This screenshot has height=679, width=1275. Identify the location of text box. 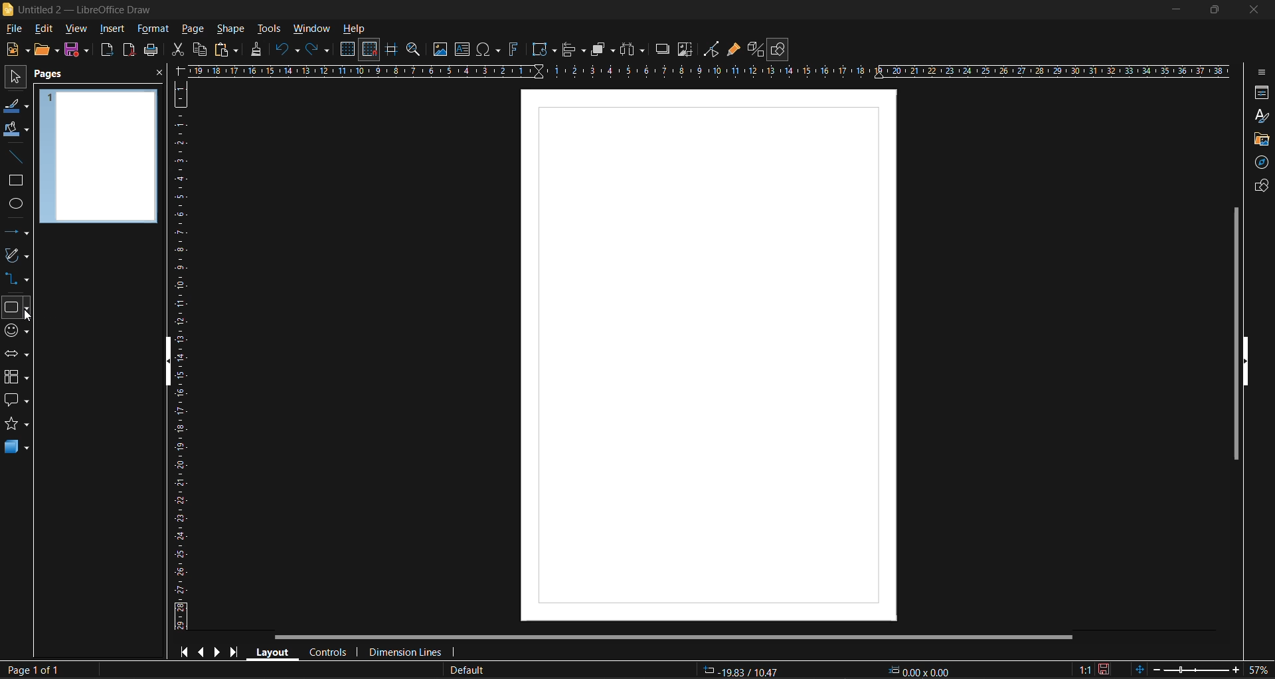
(465, 49).